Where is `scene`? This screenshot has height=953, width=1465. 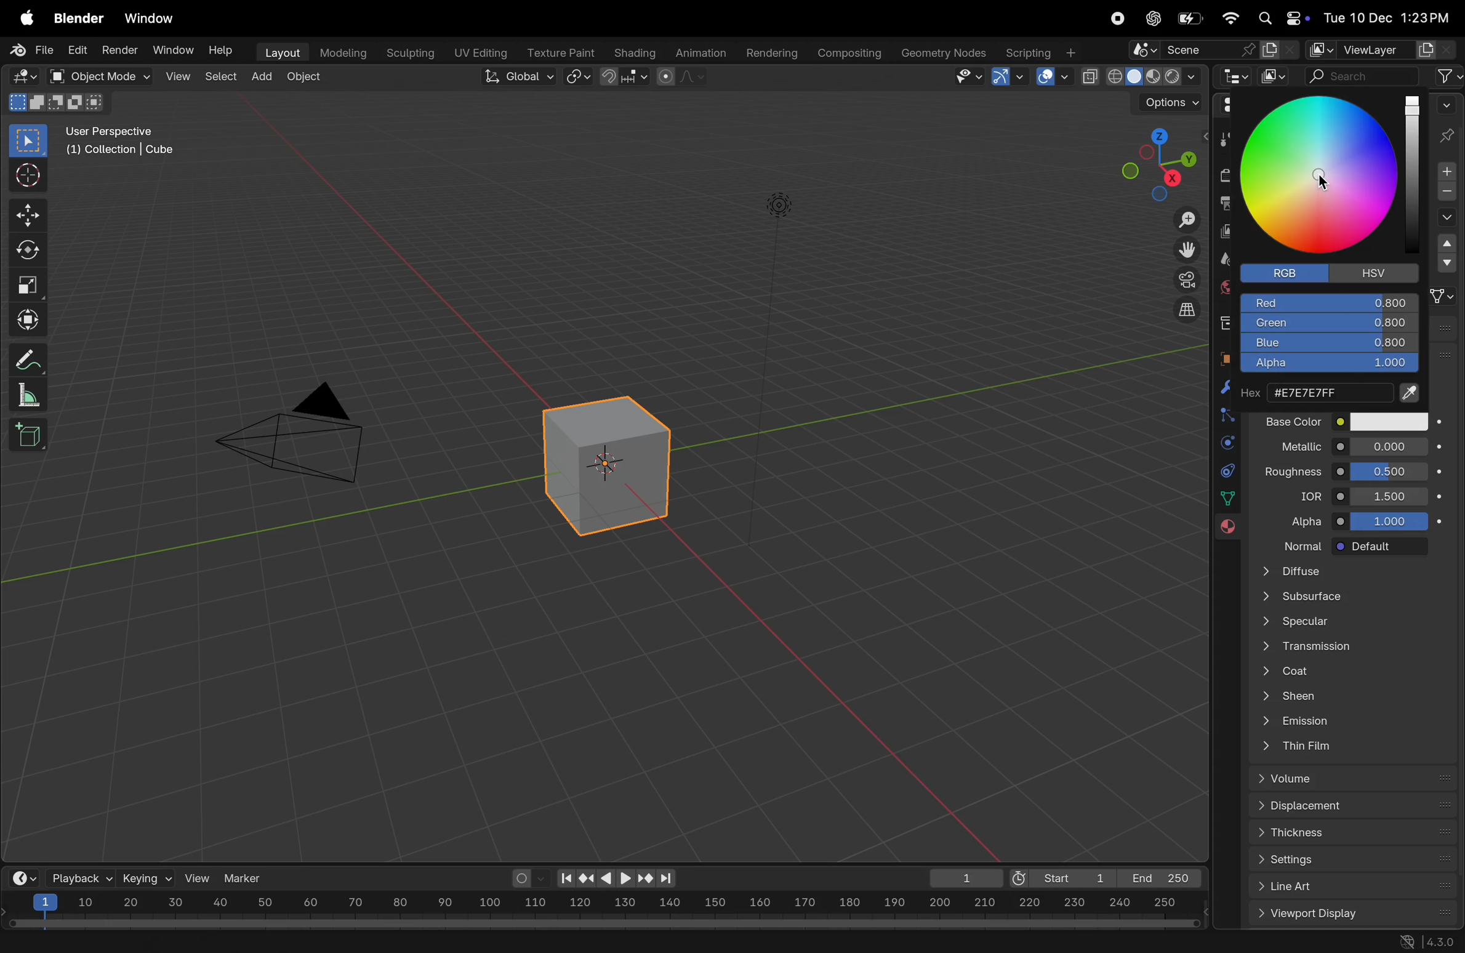
scene is located at coordinates (1214, 50).